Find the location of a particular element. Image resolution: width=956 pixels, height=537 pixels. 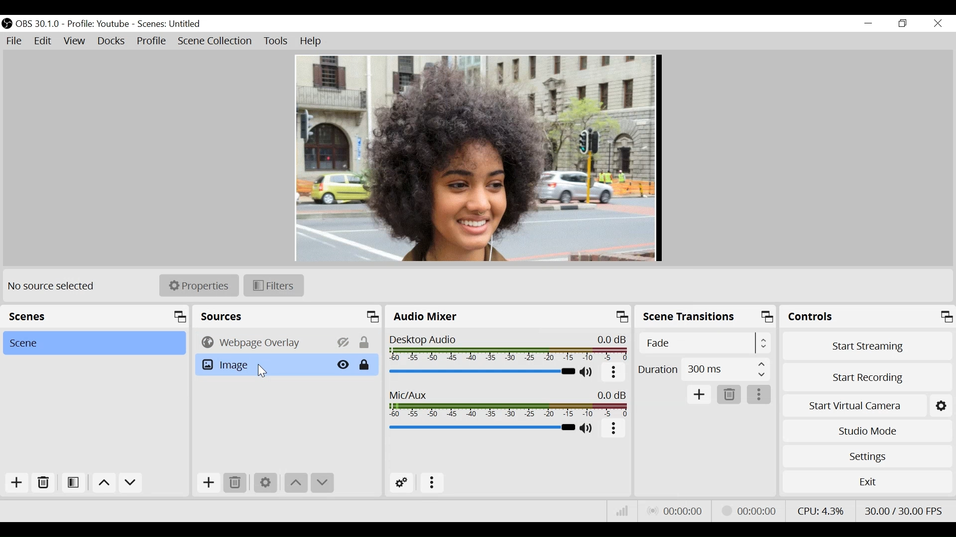

Move Up is located at coordinates (297, 483).